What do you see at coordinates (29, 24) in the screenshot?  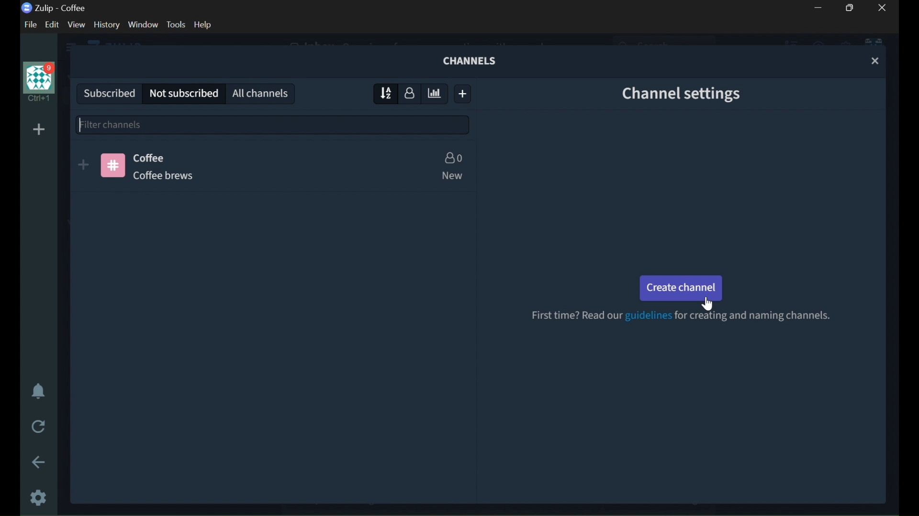 I see `file` at bounding box center [29, 24].